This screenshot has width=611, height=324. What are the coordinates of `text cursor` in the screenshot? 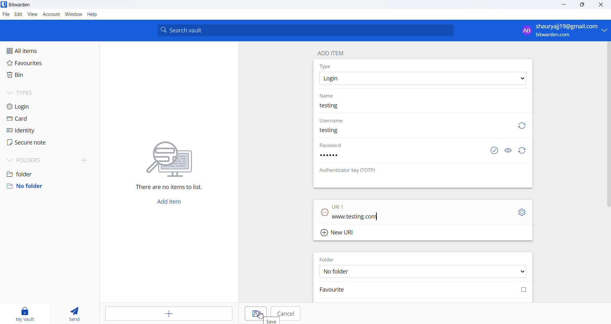 It's located at (377, 217).